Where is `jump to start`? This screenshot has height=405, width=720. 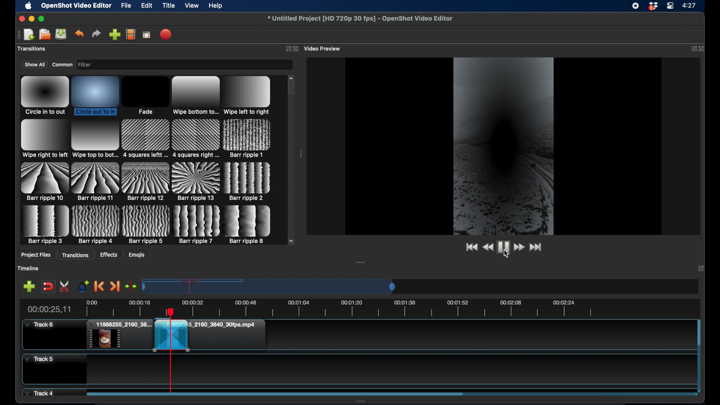 jump to start is located at coordinates (470, 247).